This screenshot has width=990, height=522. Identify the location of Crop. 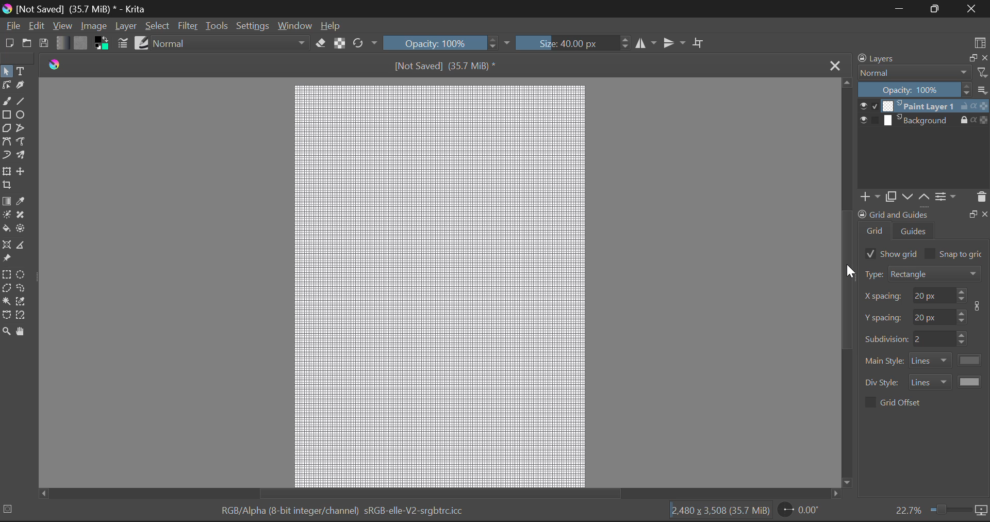
(7, 185).